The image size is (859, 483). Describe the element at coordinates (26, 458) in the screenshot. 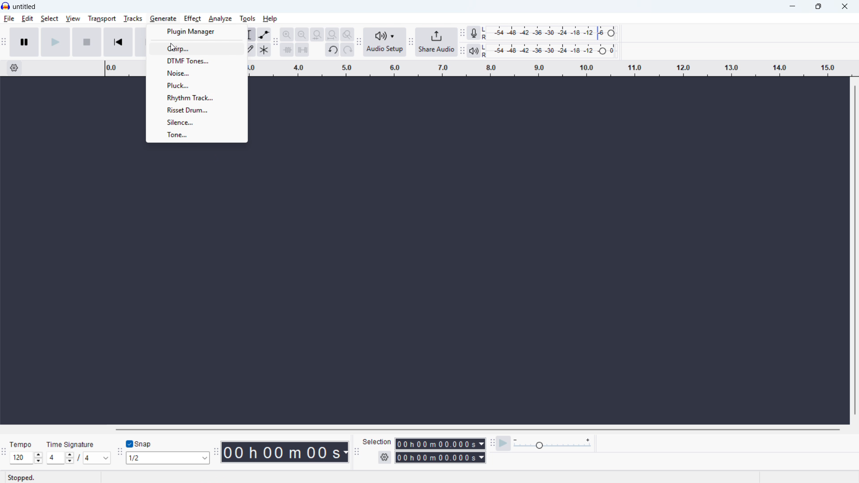

I see `Set tempo ` at that location.